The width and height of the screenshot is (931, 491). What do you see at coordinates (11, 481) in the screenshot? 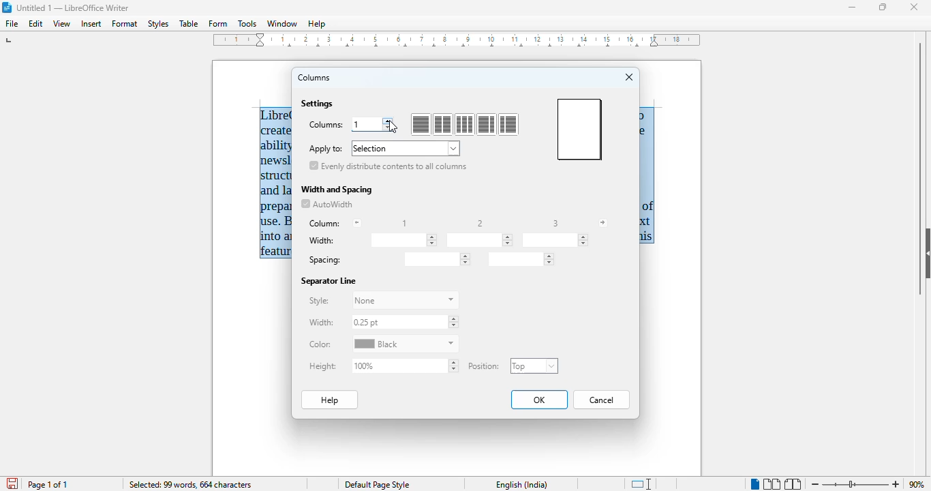
I see `save document` at bounding box center [11, 481].